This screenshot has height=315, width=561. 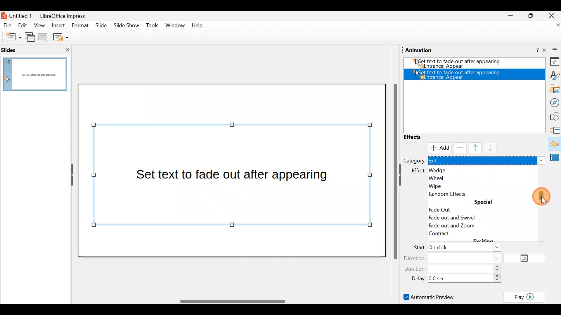 I want to click on Format, so click(x=80, y=26).